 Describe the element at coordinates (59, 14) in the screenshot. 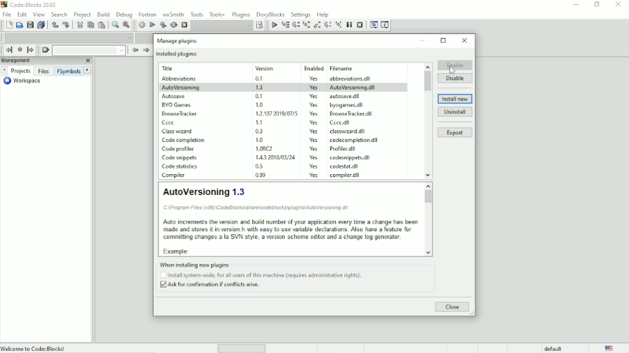

I see `Search` at that location.